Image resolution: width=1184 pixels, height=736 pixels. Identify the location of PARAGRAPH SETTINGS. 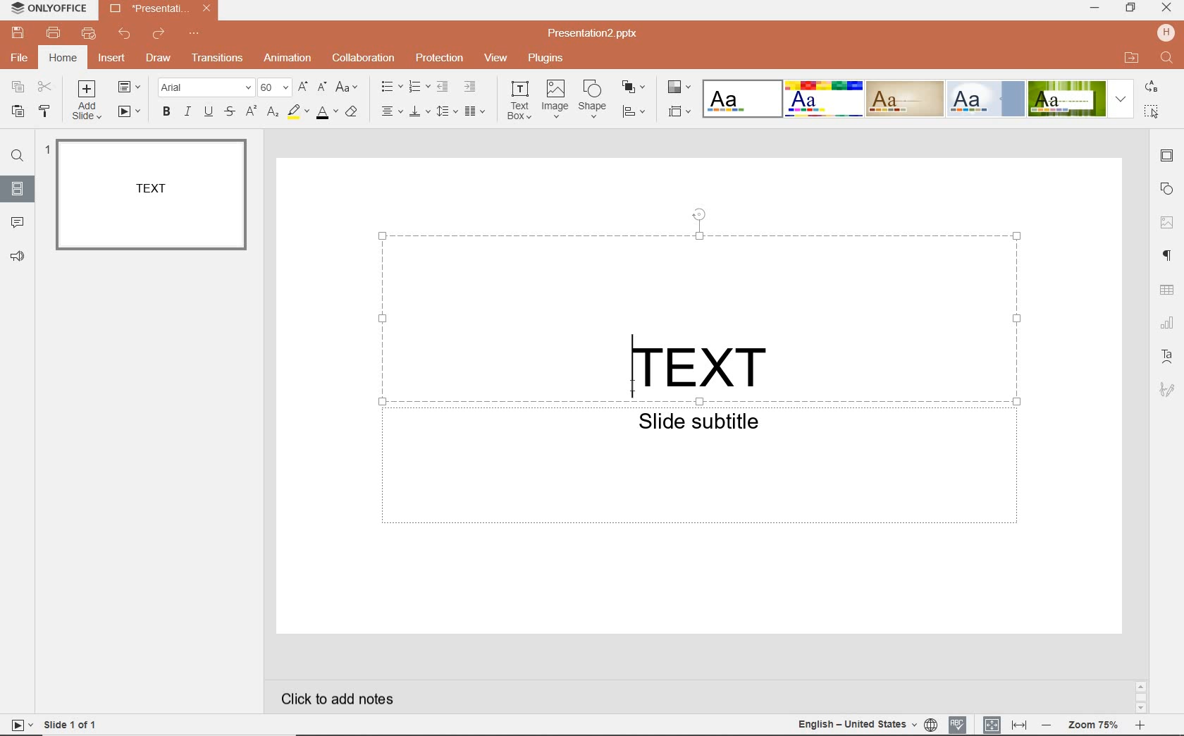
(1168, 254).